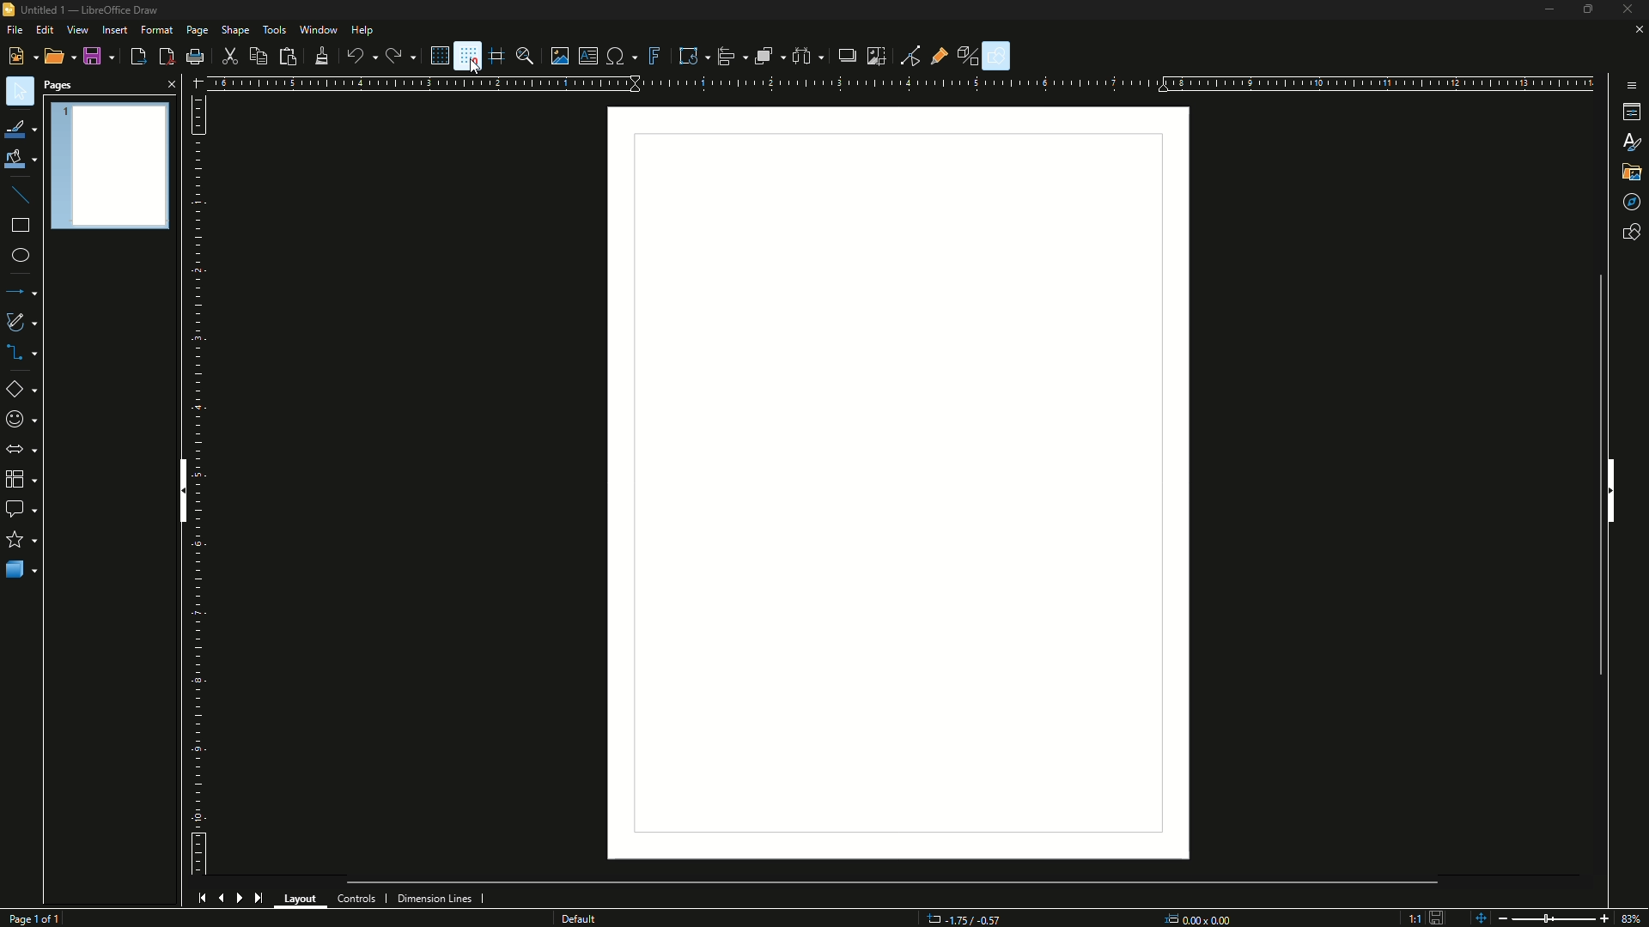  Describe the element at coordinates (903, 56) in the screenshot. I see `Toggle Point edit mode` at that location.